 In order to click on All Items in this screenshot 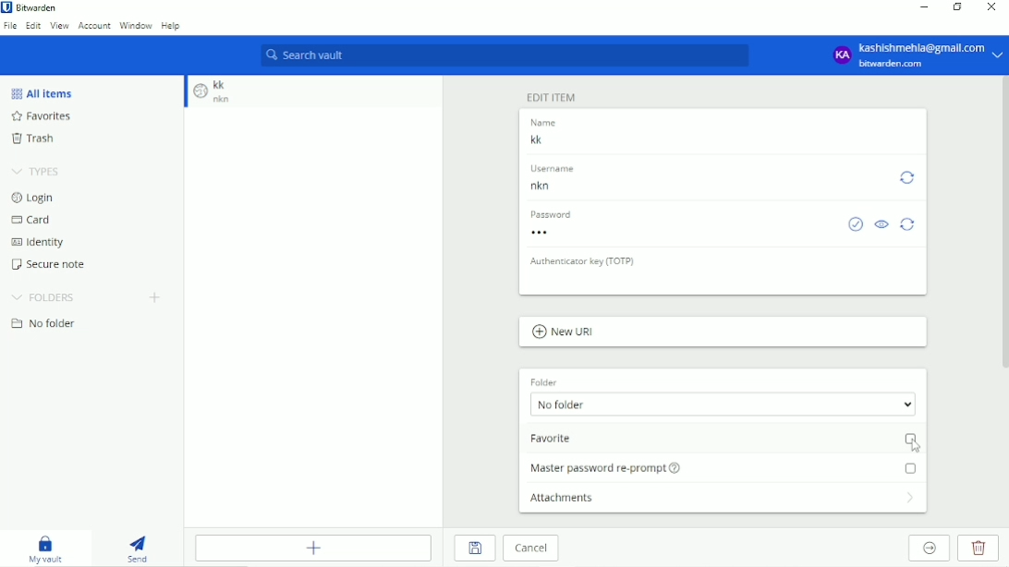, I will do `click(41, 93)`.